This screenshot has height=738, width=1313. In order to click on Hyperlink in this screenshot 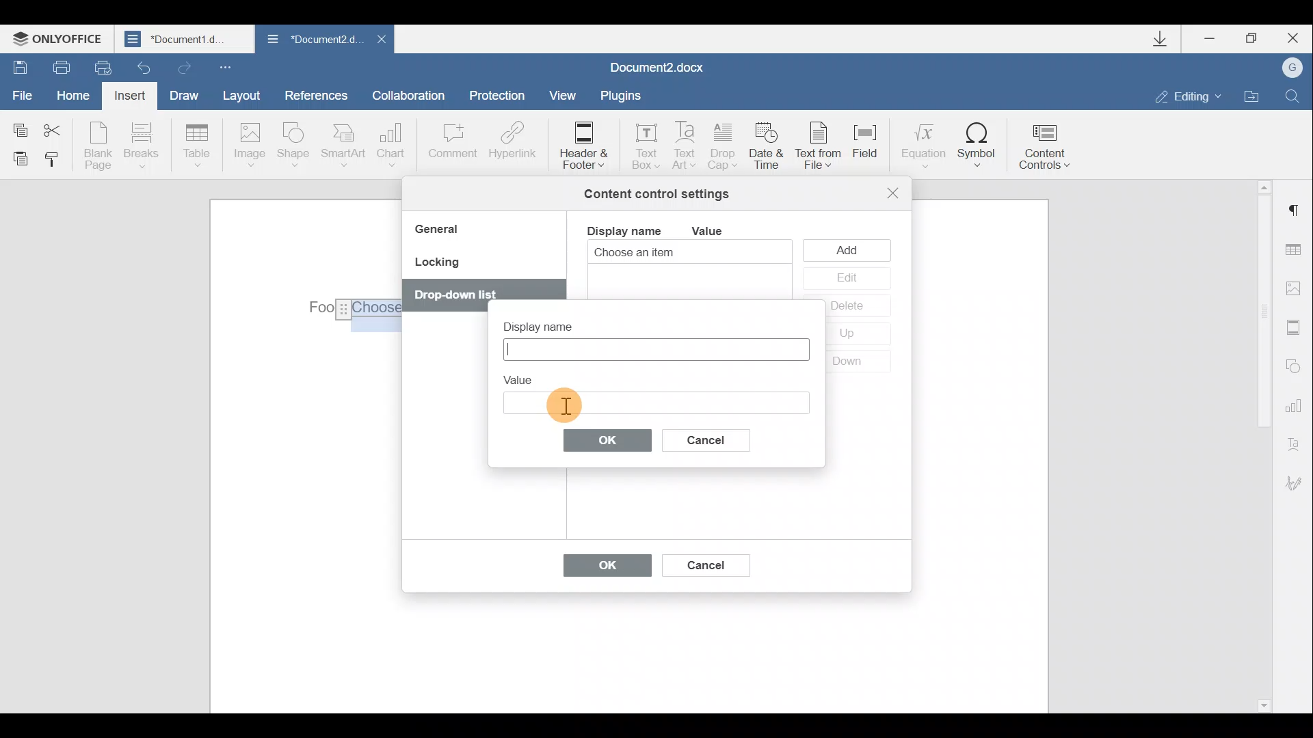, I will do `click(509, 143)`.